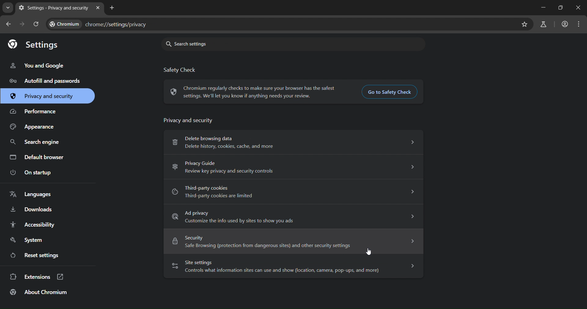 This screenshot has height=309, width=587. Describe the element at coordinates (36, 112) in the screenshot. I see `performance` at that location.